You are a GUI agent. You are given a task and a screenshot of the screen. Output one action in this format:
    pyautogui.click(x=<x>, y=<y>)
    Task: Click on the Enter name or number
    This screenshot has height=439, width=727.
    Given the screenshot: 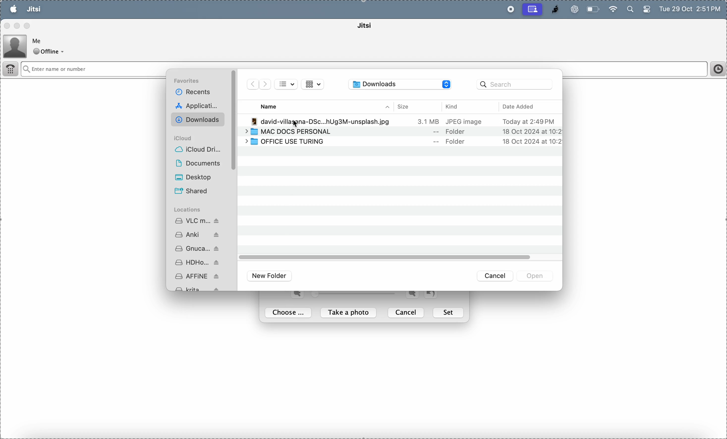 What is the action you would take?
    pyautogui.click(x=332, y=69)
    